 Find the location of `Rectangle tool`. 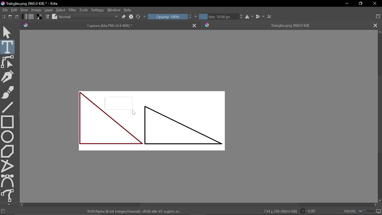

Rectangle tool is located at coordinates (7, 121).